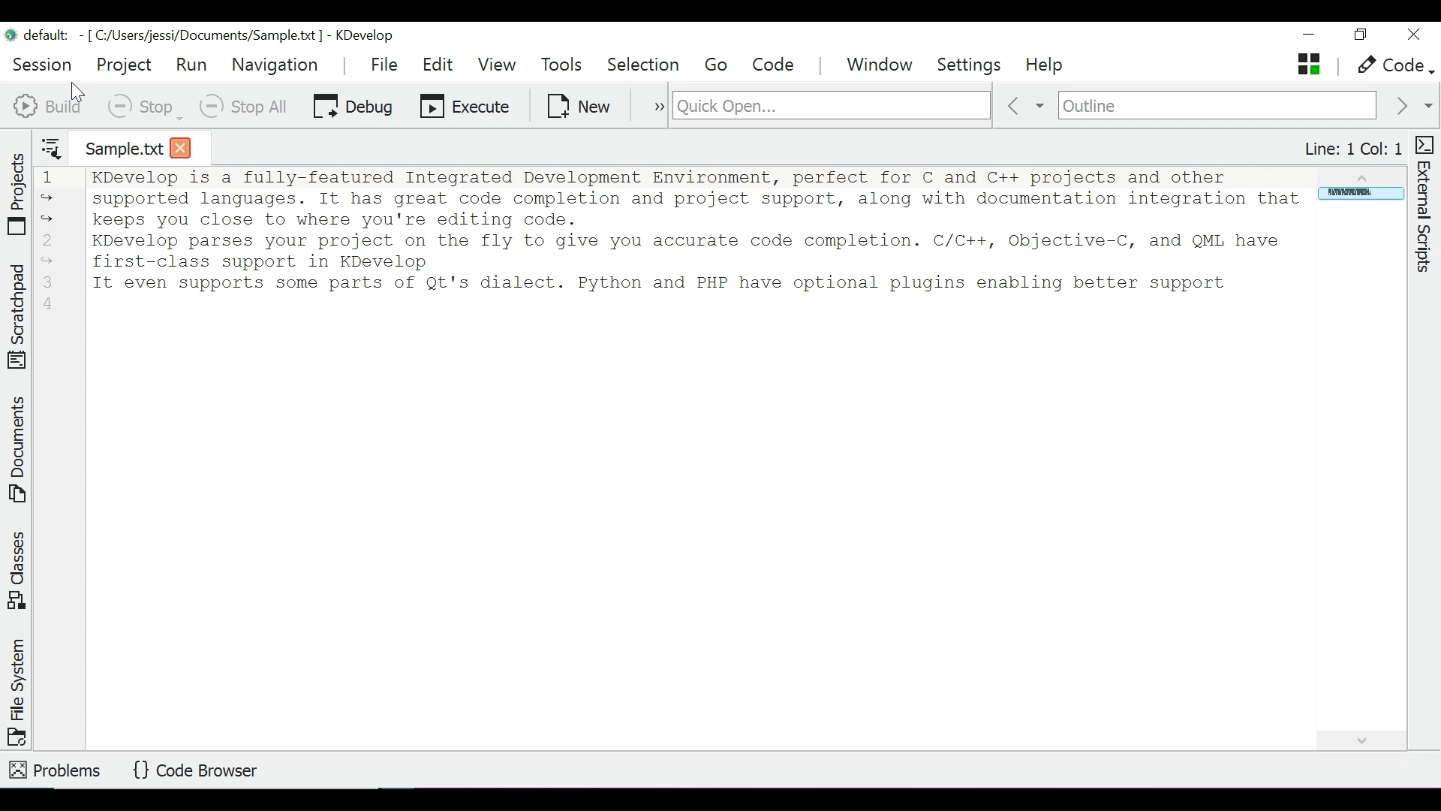  I want to click on Cursor, so click(80, 90).